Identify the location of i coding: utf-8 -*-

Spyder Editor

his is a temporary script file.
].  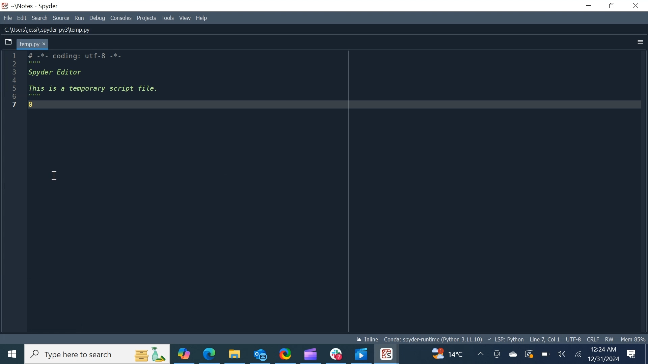
(97, 82).